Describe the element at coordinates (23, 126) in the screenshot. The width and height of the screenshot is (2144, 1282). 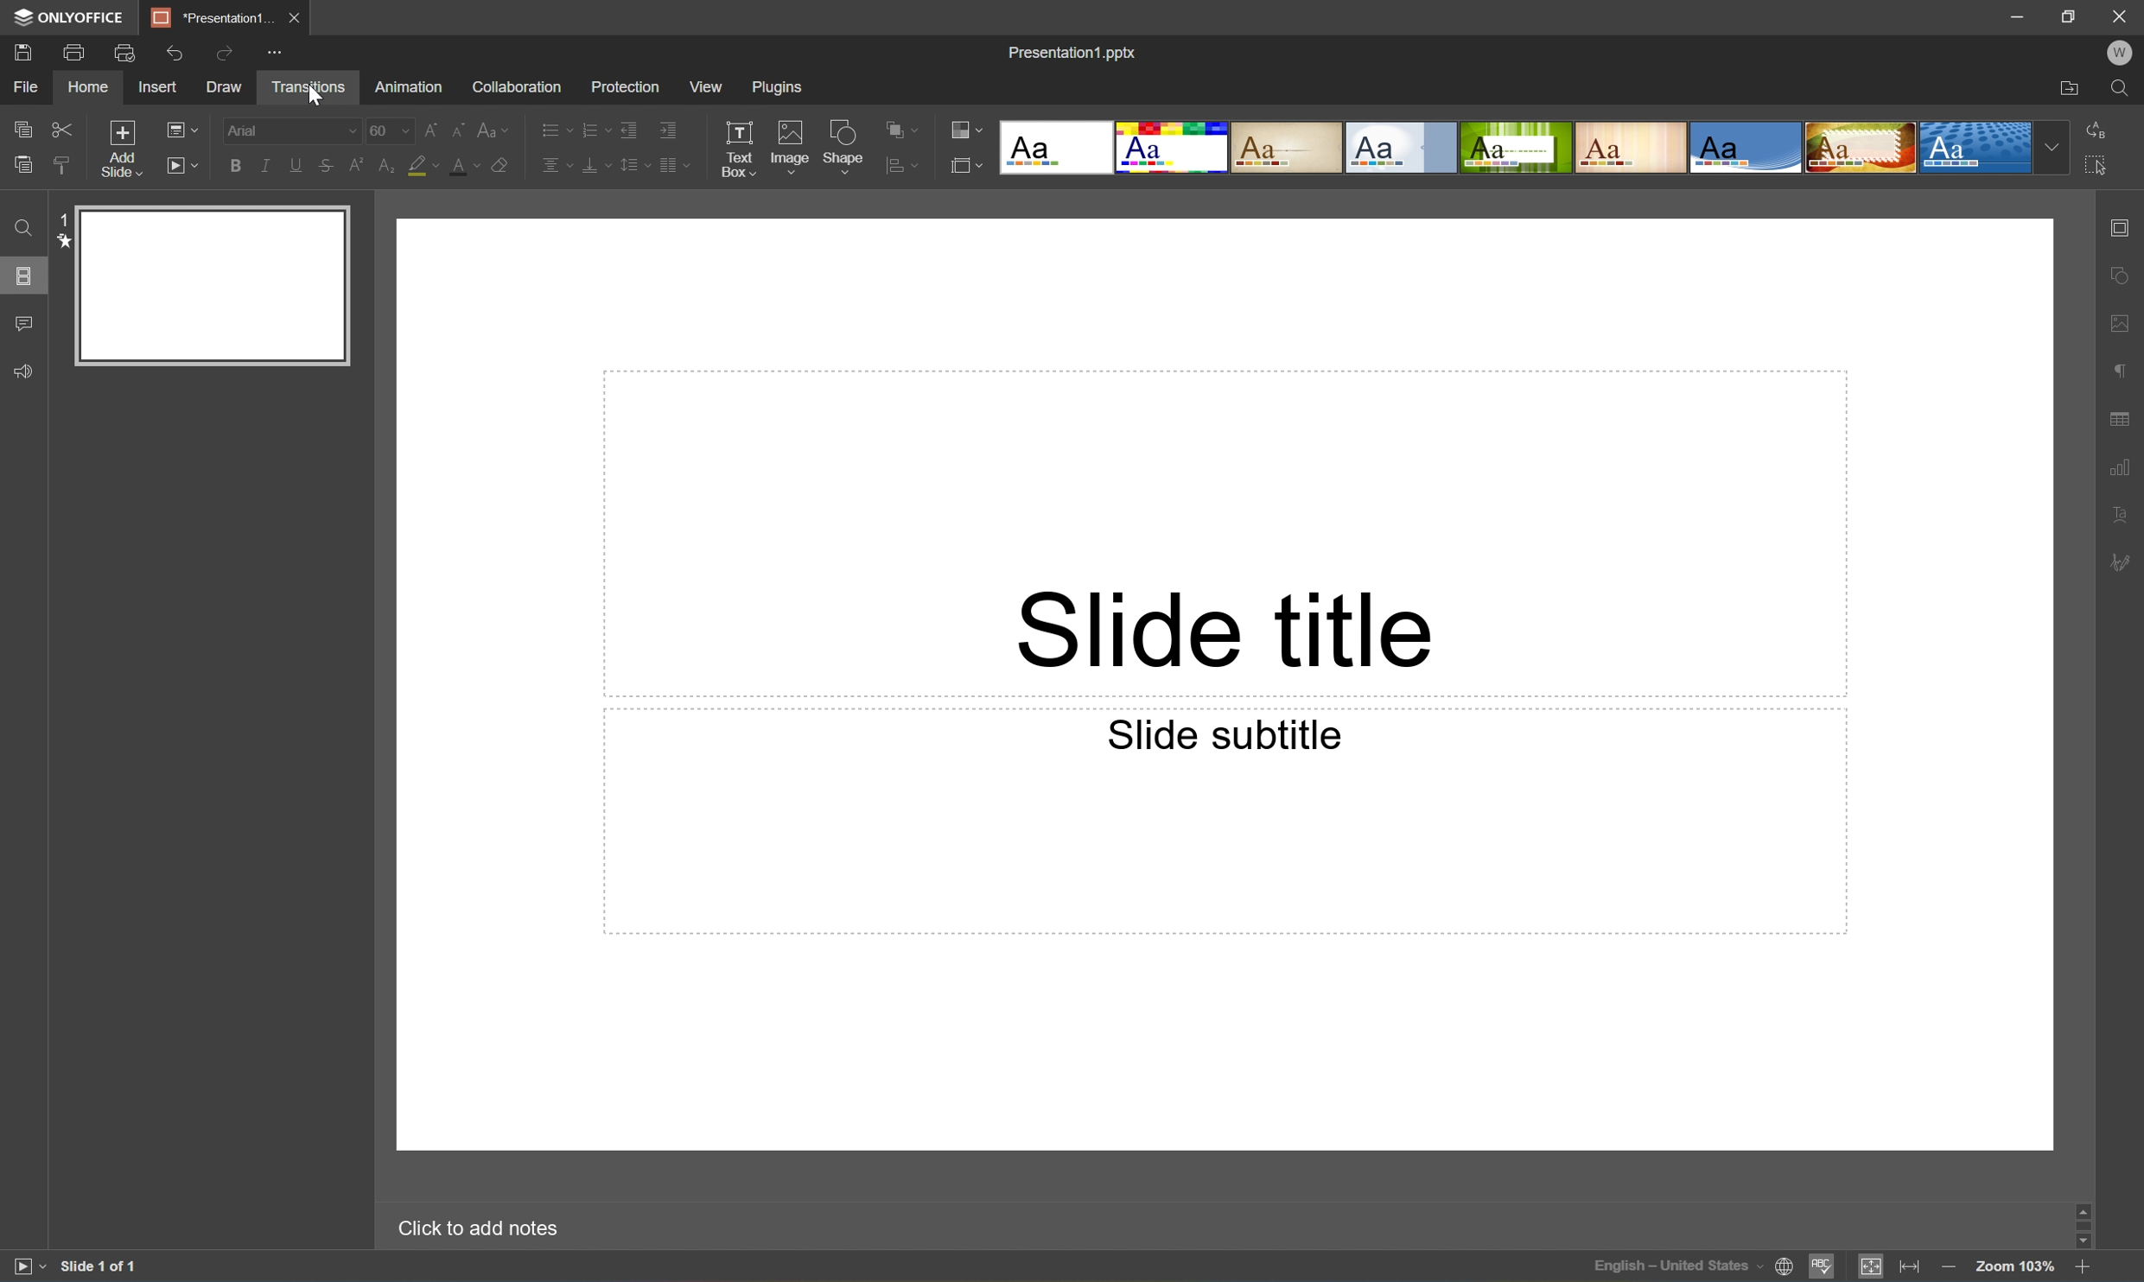
I see `Copy` at that location.